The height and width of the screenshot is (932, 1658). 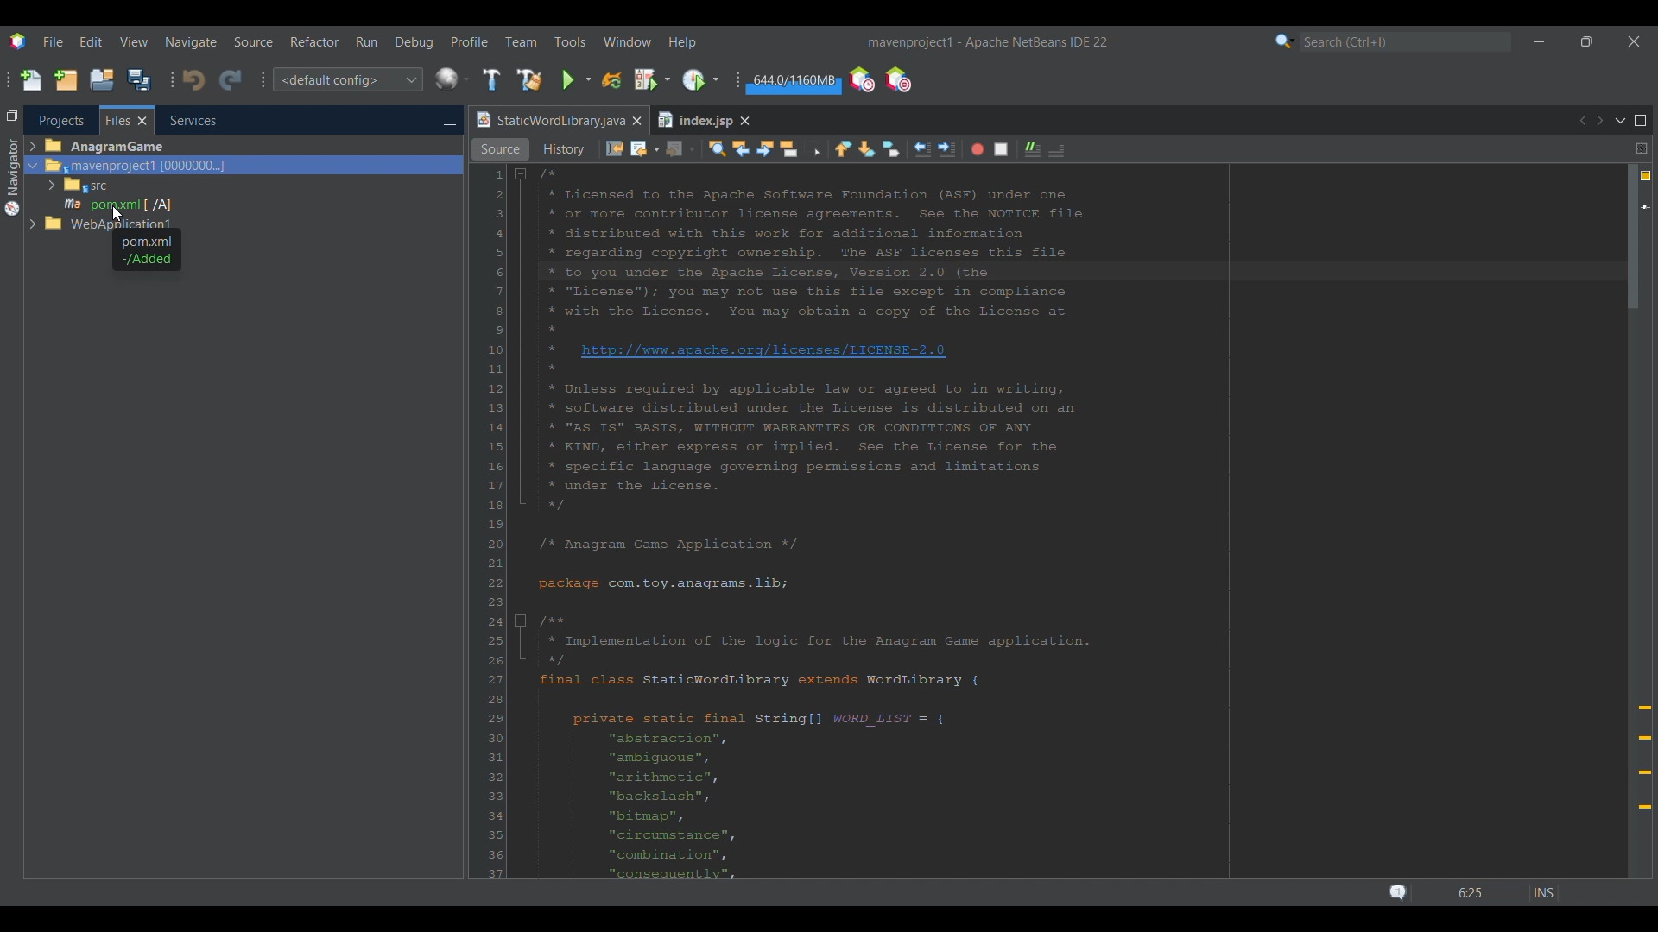 What do you see at coordinates (892, 148) in the screenshot?
I see `Toggle bookmark` at bounding box center [892, 148].